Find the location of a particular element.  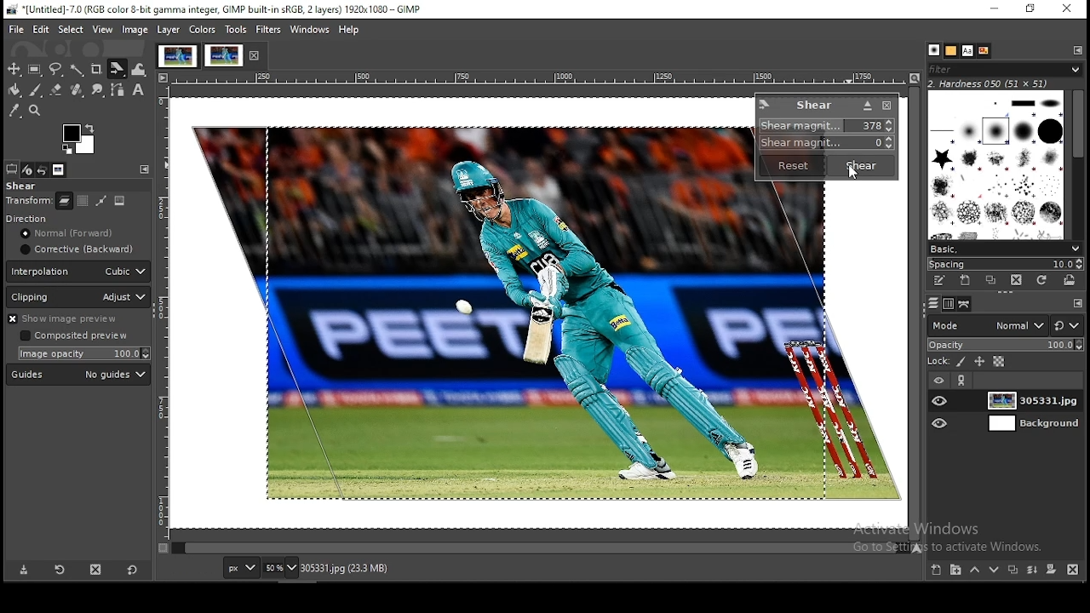

undo history is located at coordinates (44, 169).